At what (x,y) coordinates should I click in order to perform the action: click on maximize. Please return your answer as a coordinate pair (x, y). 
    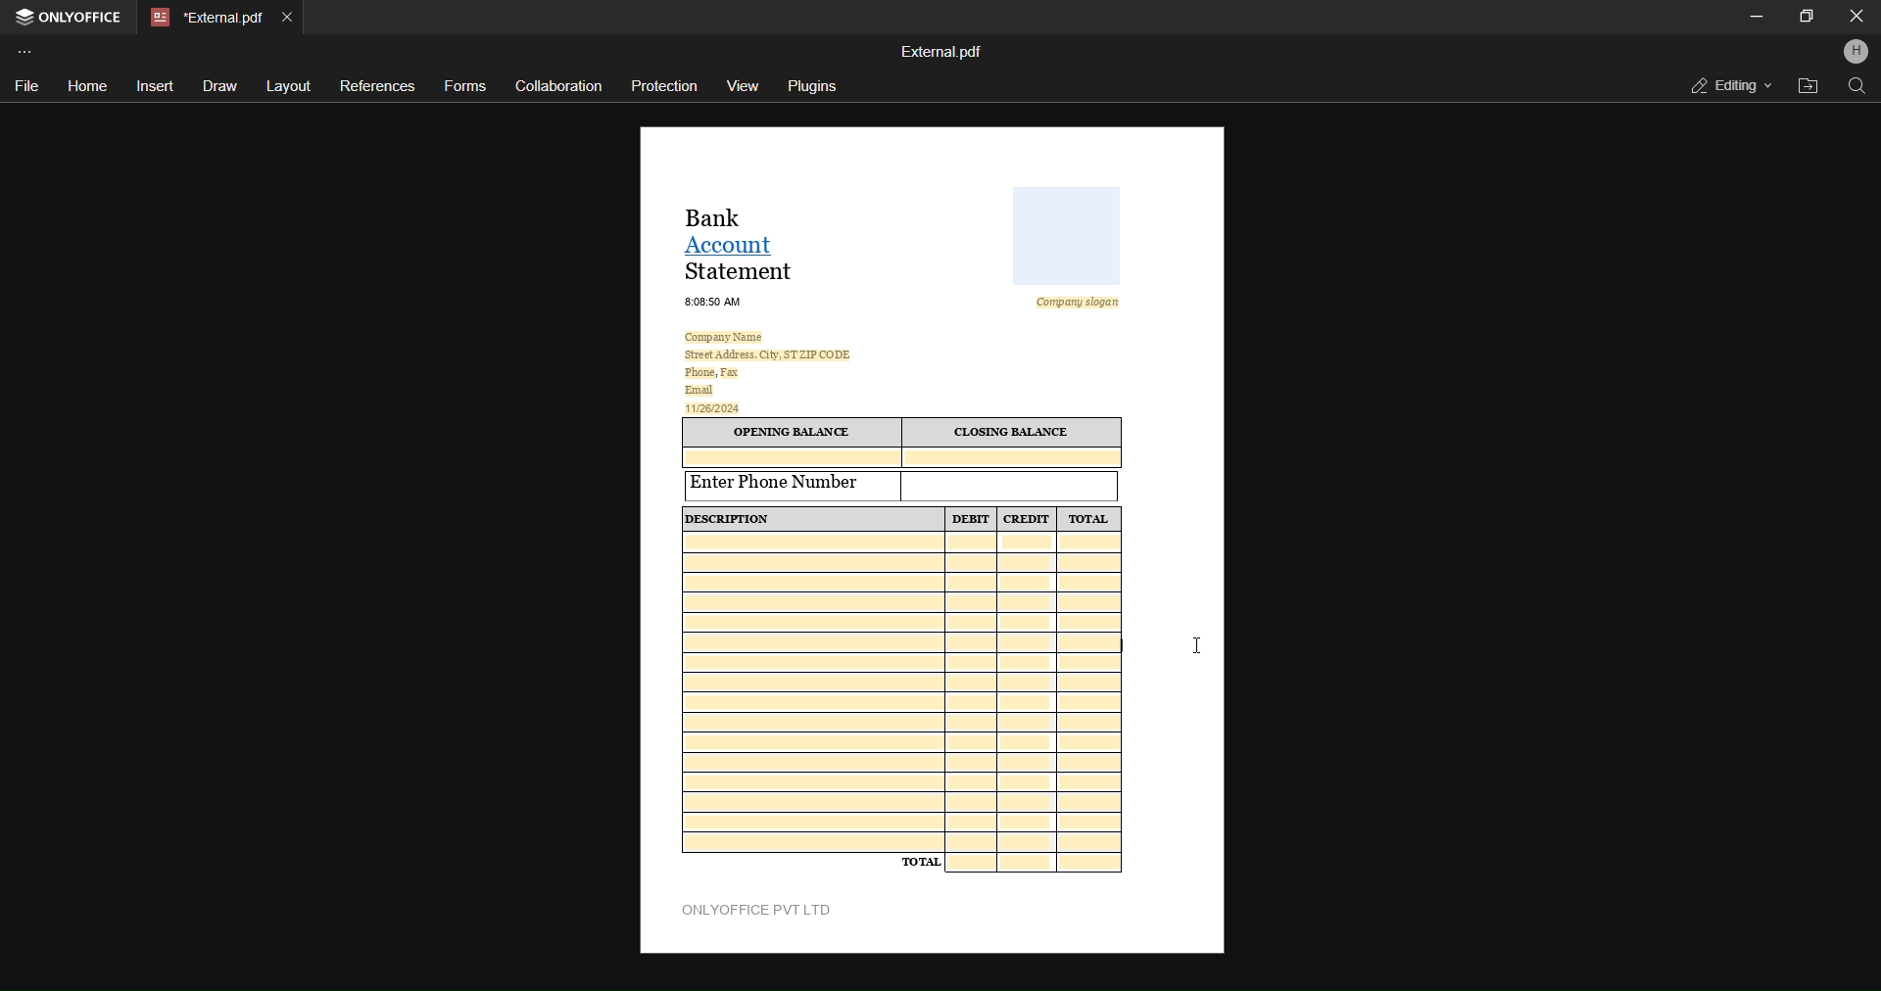
    Looking at the image, I should click on (1807, 15).